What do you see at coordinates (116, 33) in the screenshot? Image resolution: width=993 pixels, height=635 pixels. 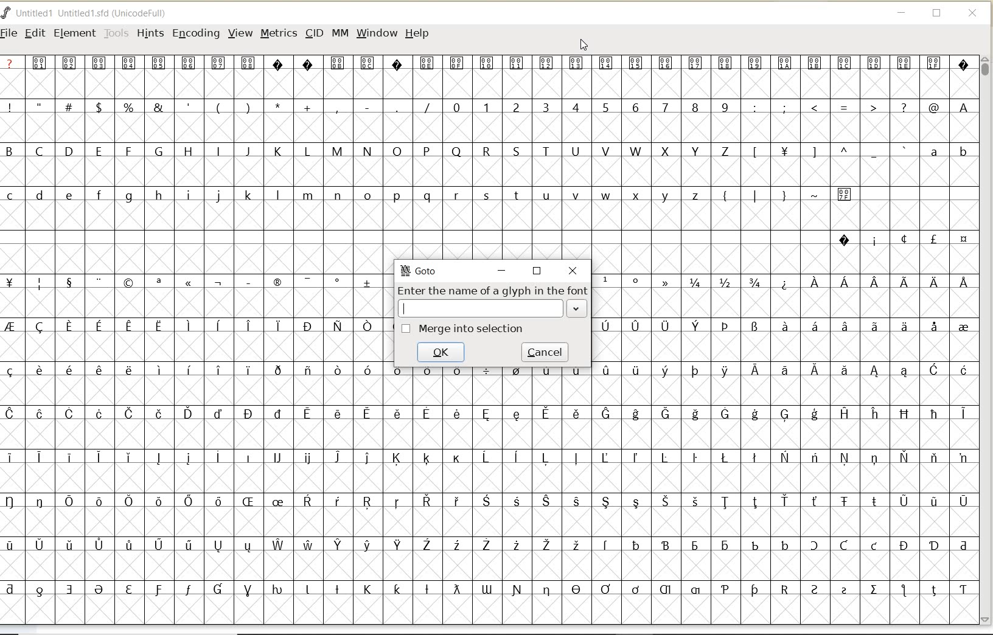 I see `TOOLS` at bounding box center [116, 33].